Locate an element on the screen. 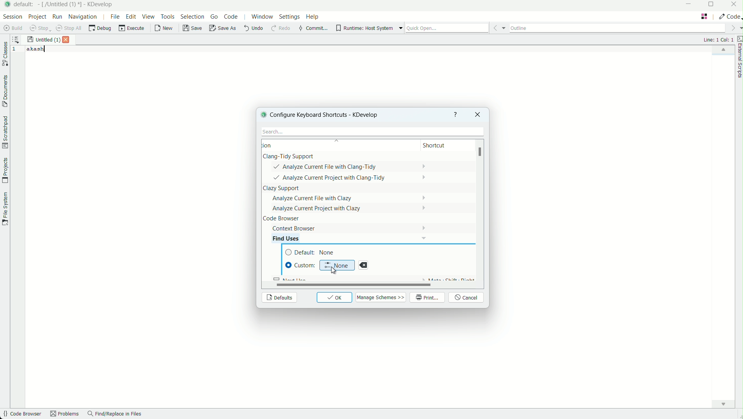 The image size is (743, 419). logo is located at coordinates (262, 114).